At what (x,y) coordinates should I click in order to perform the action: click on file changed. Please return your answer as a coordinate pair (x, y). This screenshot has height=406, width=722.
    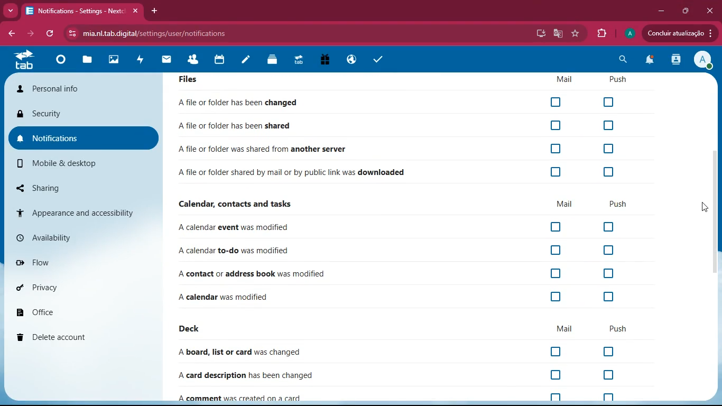
    Looking at the image, I should click on (242, 102).